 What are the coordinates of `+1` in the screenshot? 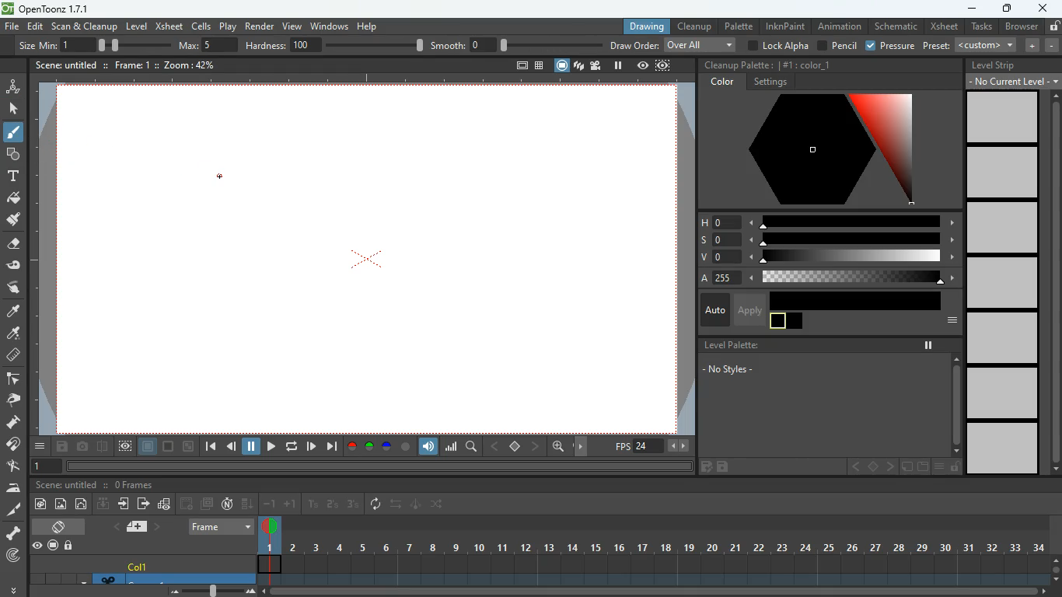 It's located at (291, 504).